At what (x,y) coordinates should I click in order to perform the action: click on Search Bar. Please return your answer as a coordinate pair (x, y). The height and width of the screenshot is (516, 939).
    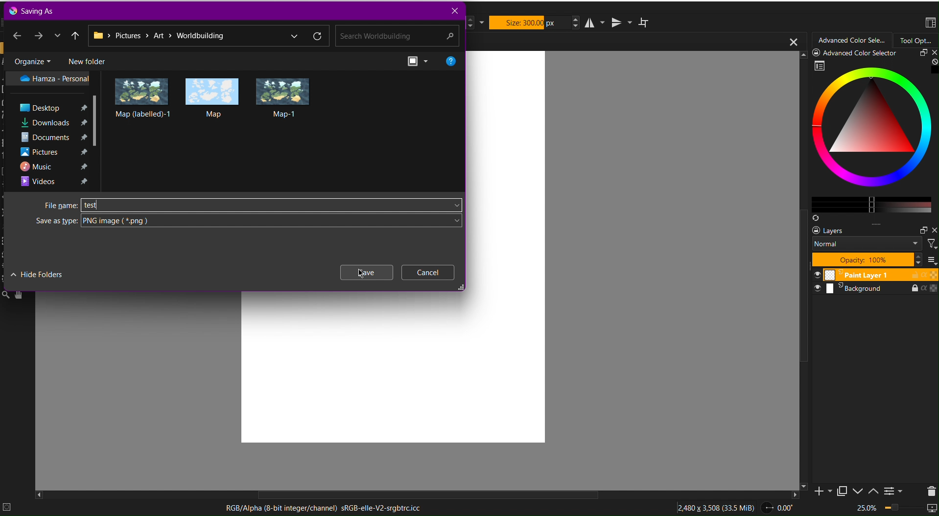
    Looking at the image, I should click on (395, 36).